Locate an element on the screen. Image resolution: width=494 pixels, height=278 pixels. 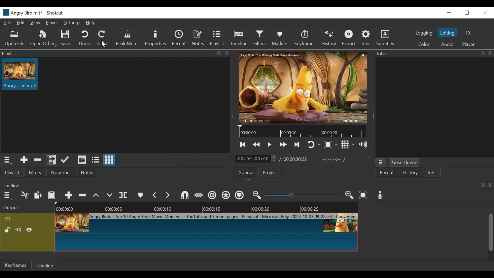
Timeline is located at coordinates (206, 207).